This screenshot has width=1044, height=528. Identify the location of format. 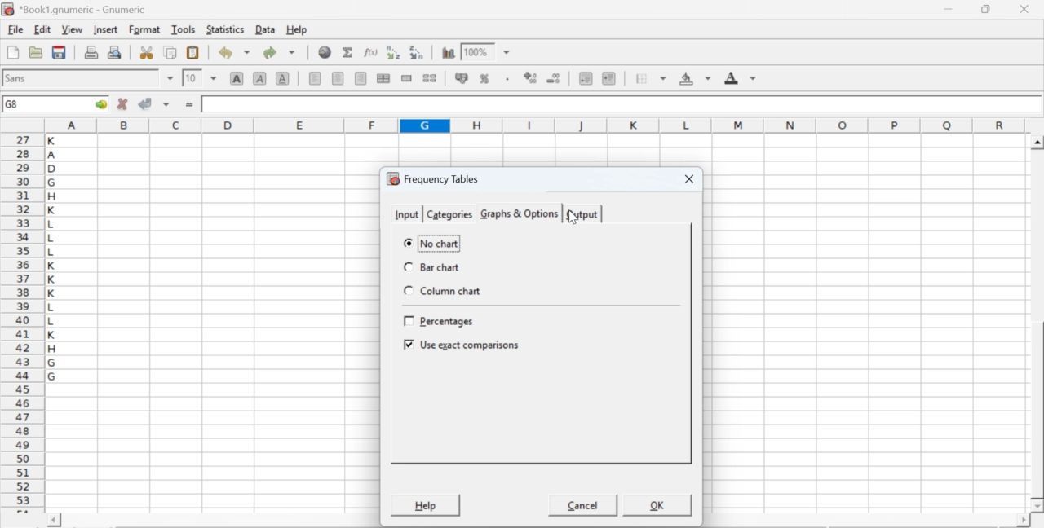
(145, 29).